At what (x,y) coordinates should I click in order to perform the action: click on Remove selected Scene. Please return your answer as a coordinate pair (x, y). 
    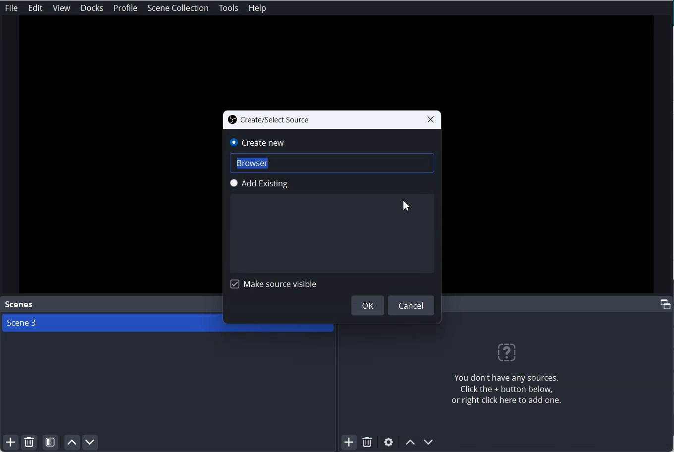
    Looking at the image, I should click on (29, 443).